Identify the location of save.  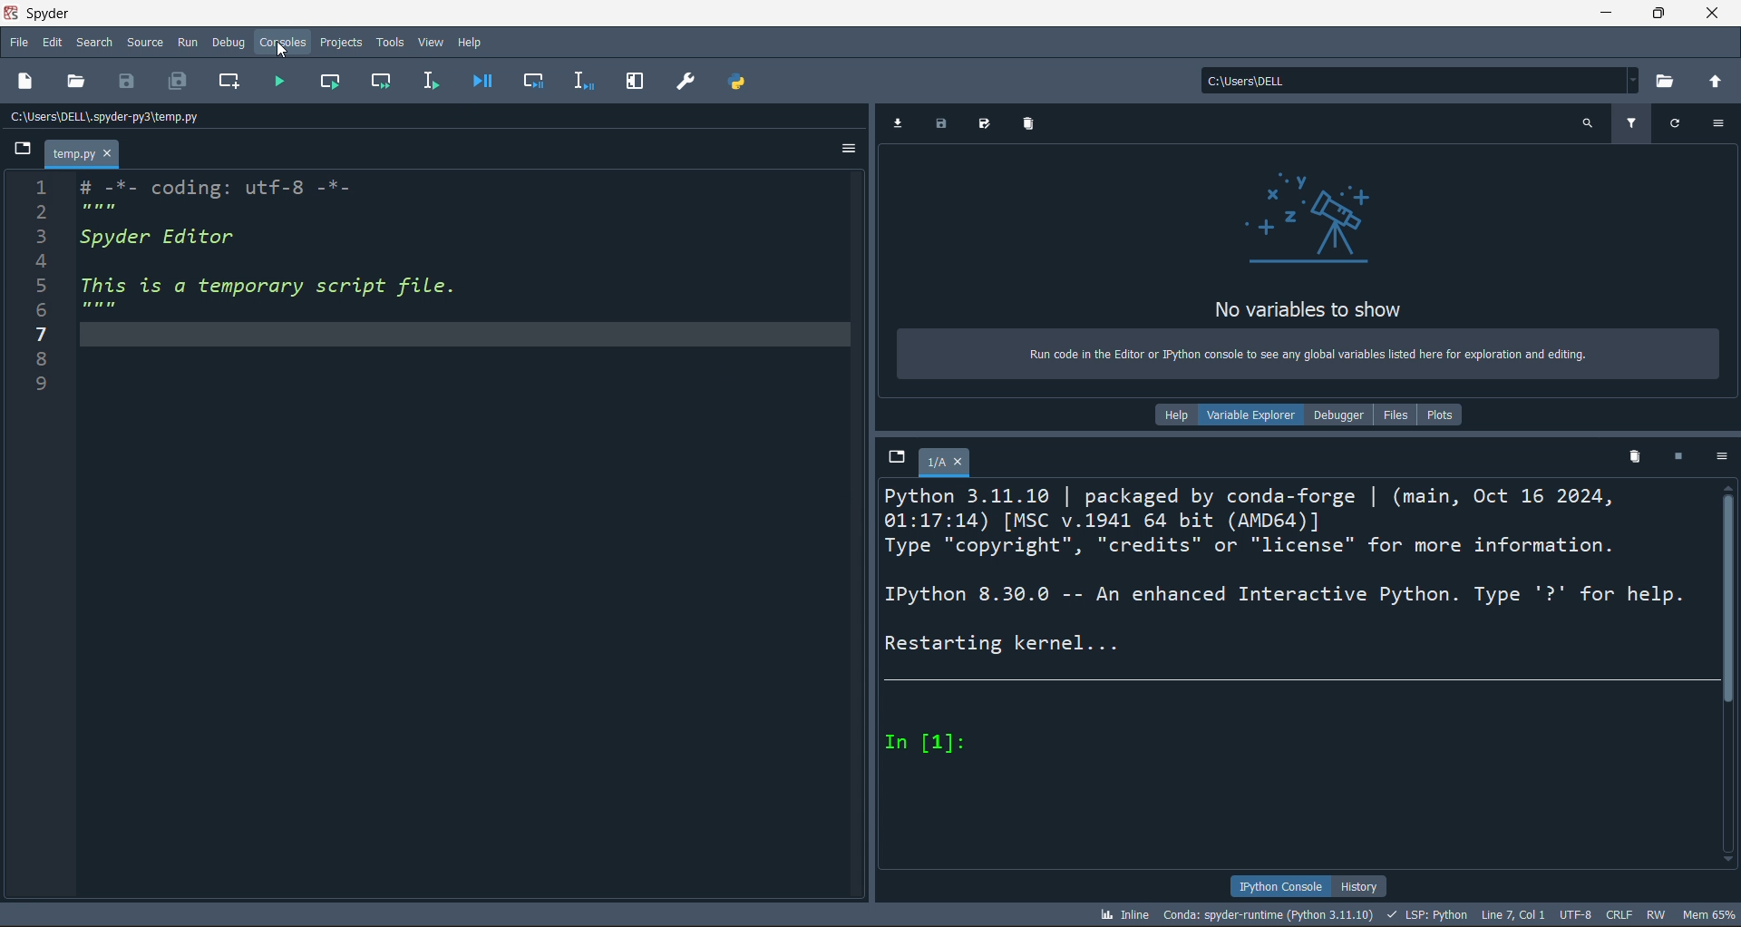
(129, 83).